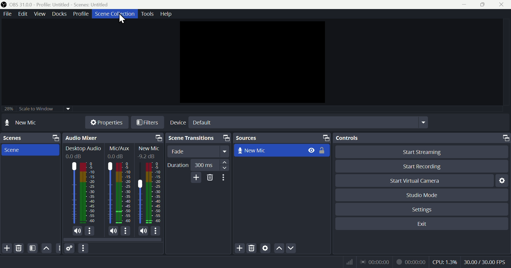  Describe the element at coordinates (77, 231) in the screenshot. I see `(un)mute` at that location.